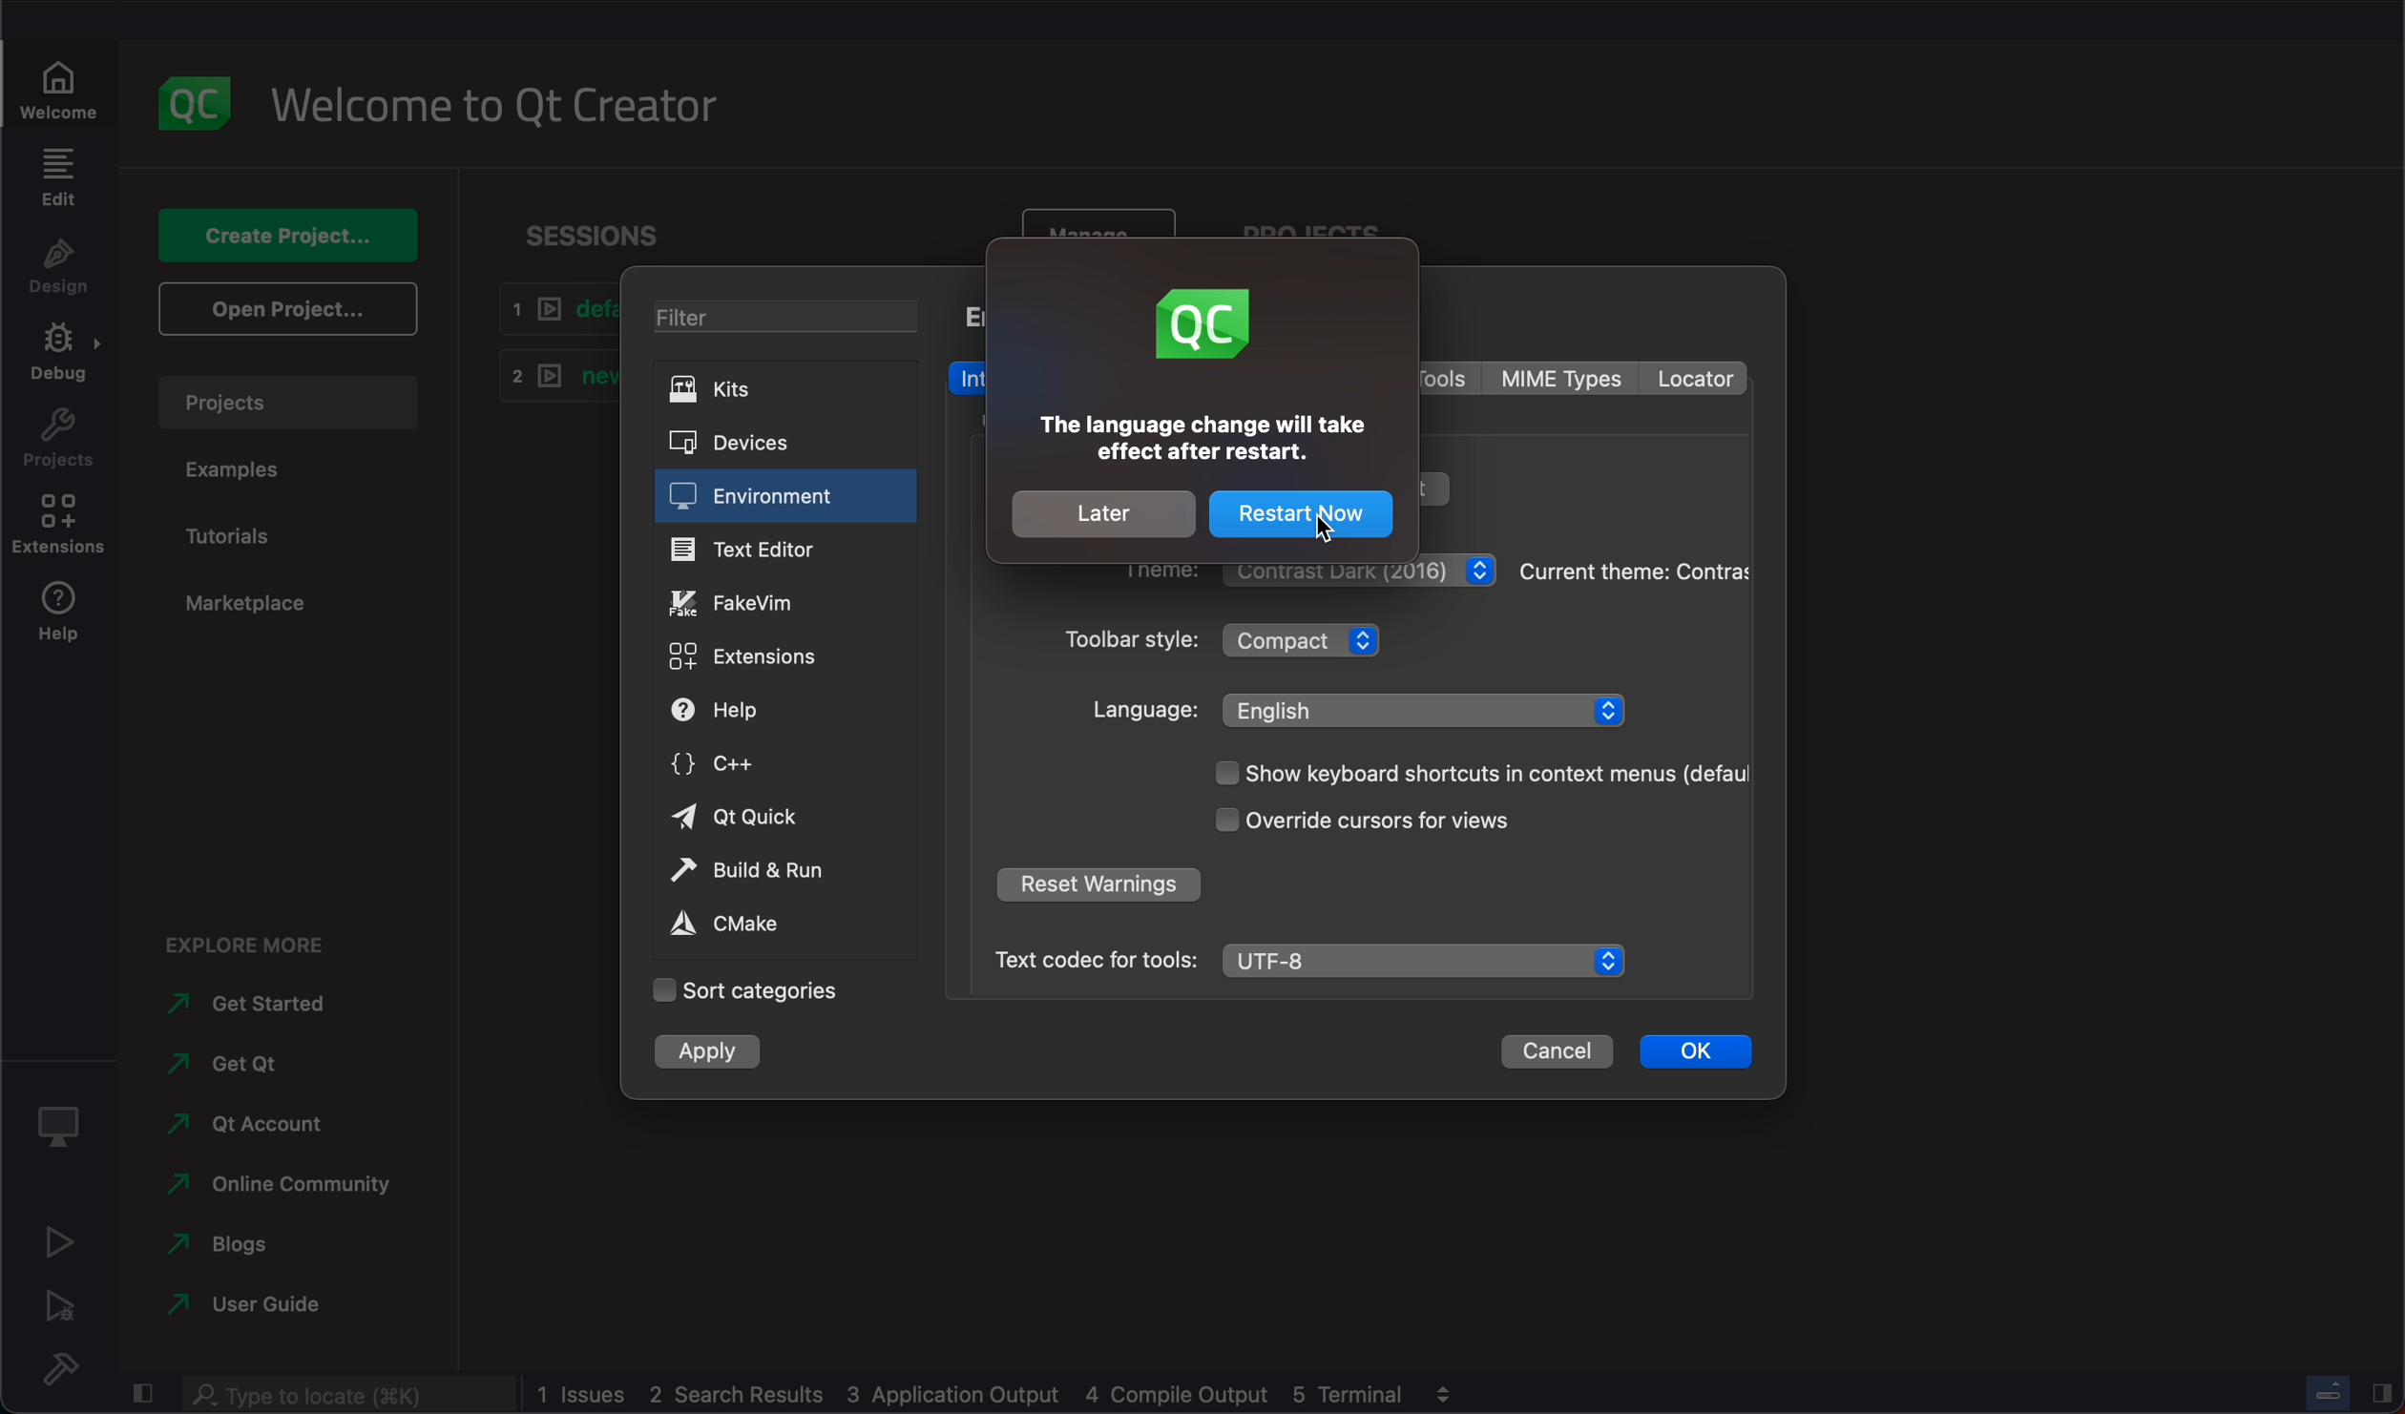  I want to click on environment, so click(785, 496).